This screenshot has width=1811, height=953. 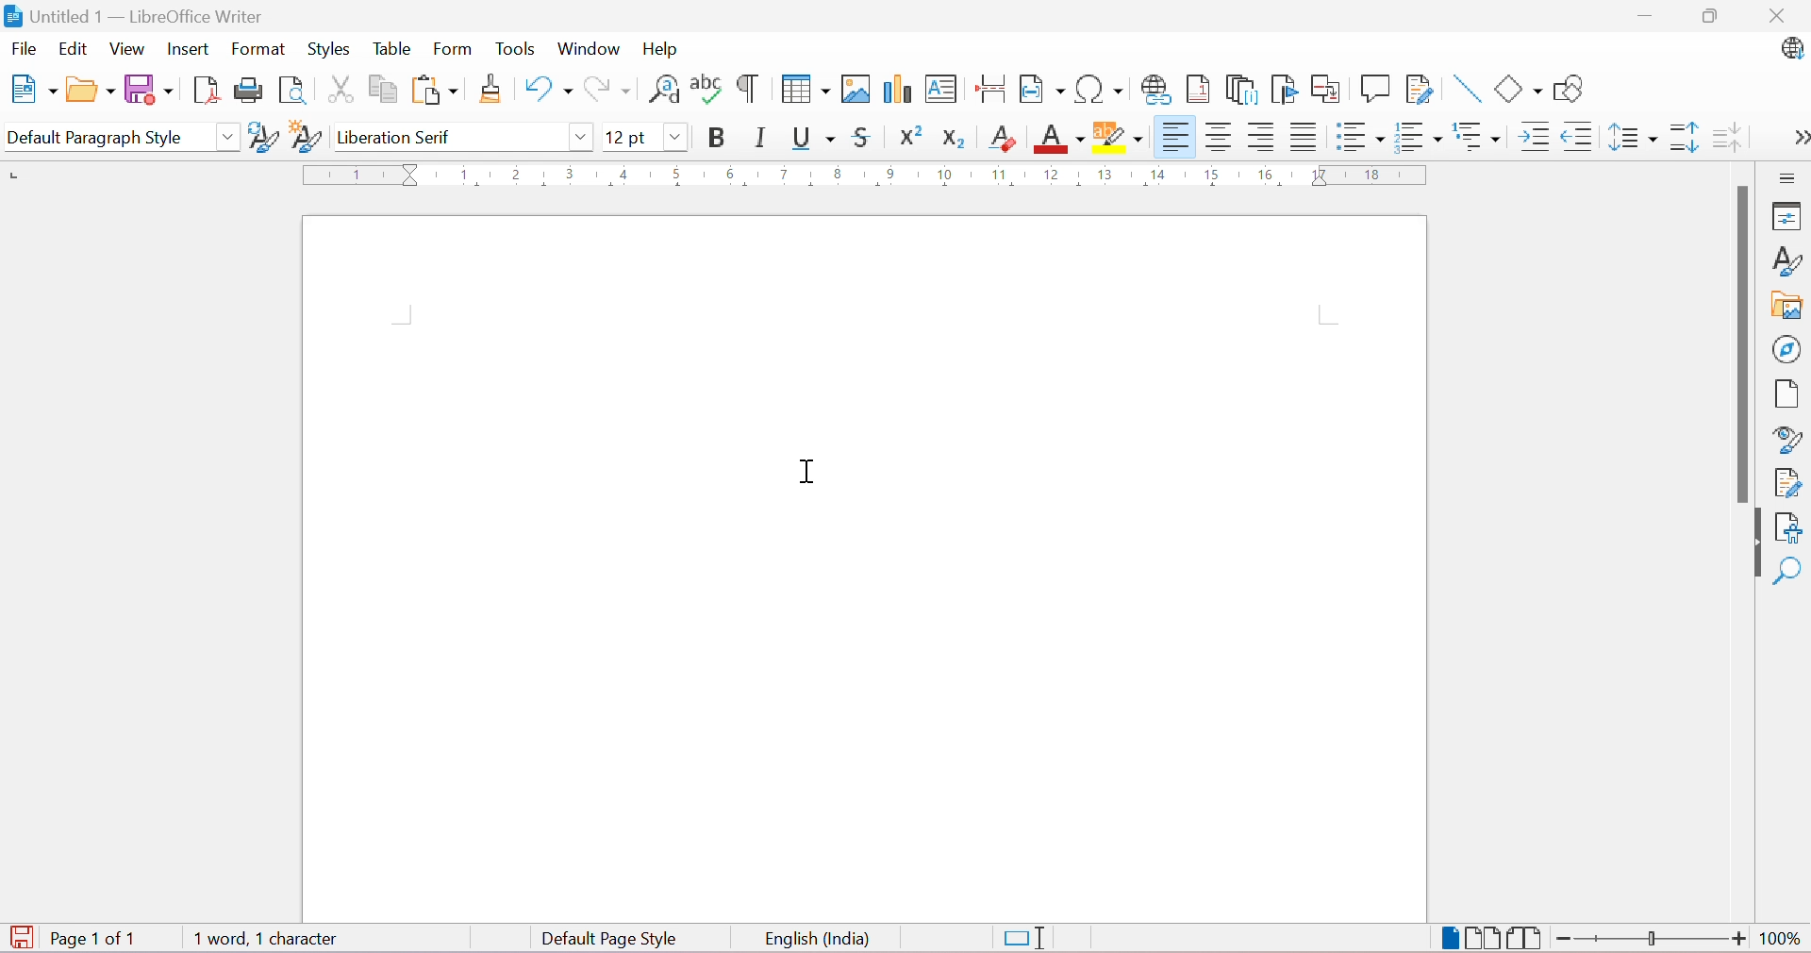 I want to click on Ruler, so click(x=867, y=175).